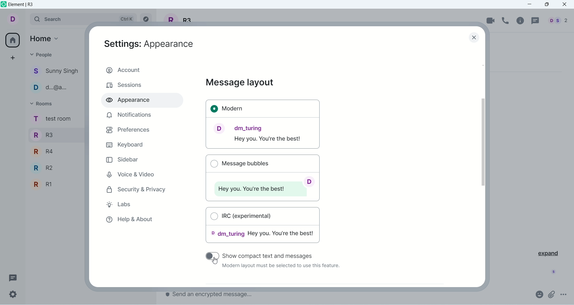 The width and height of the screenshot is (574, 305). What do you see at coordinates (22, 5) in the screenshot?
I see `element` at bounding box center [22, 5].